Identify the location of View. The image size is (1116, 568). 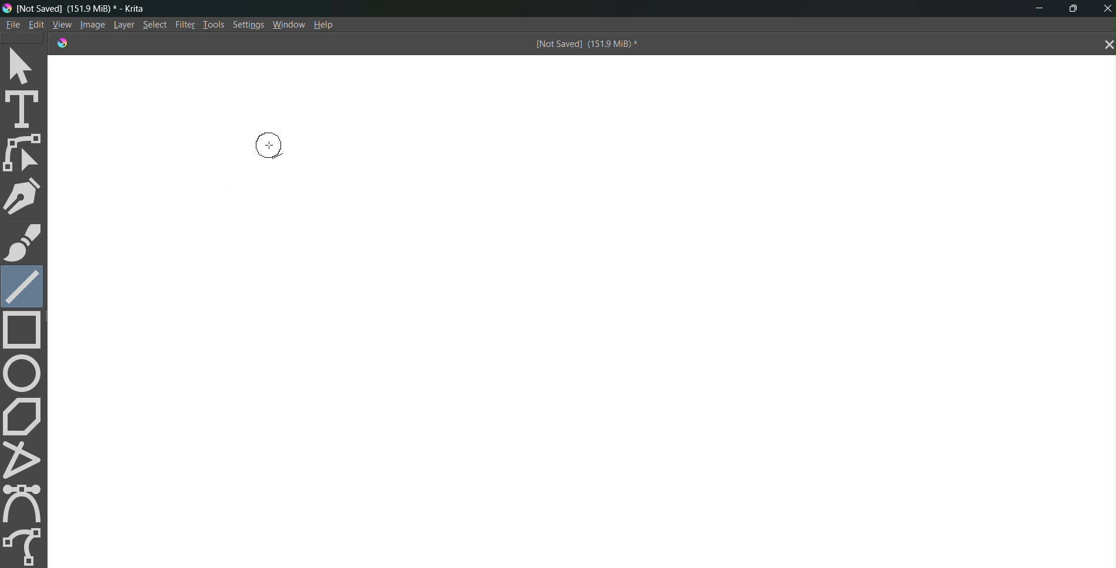
(60, 24).